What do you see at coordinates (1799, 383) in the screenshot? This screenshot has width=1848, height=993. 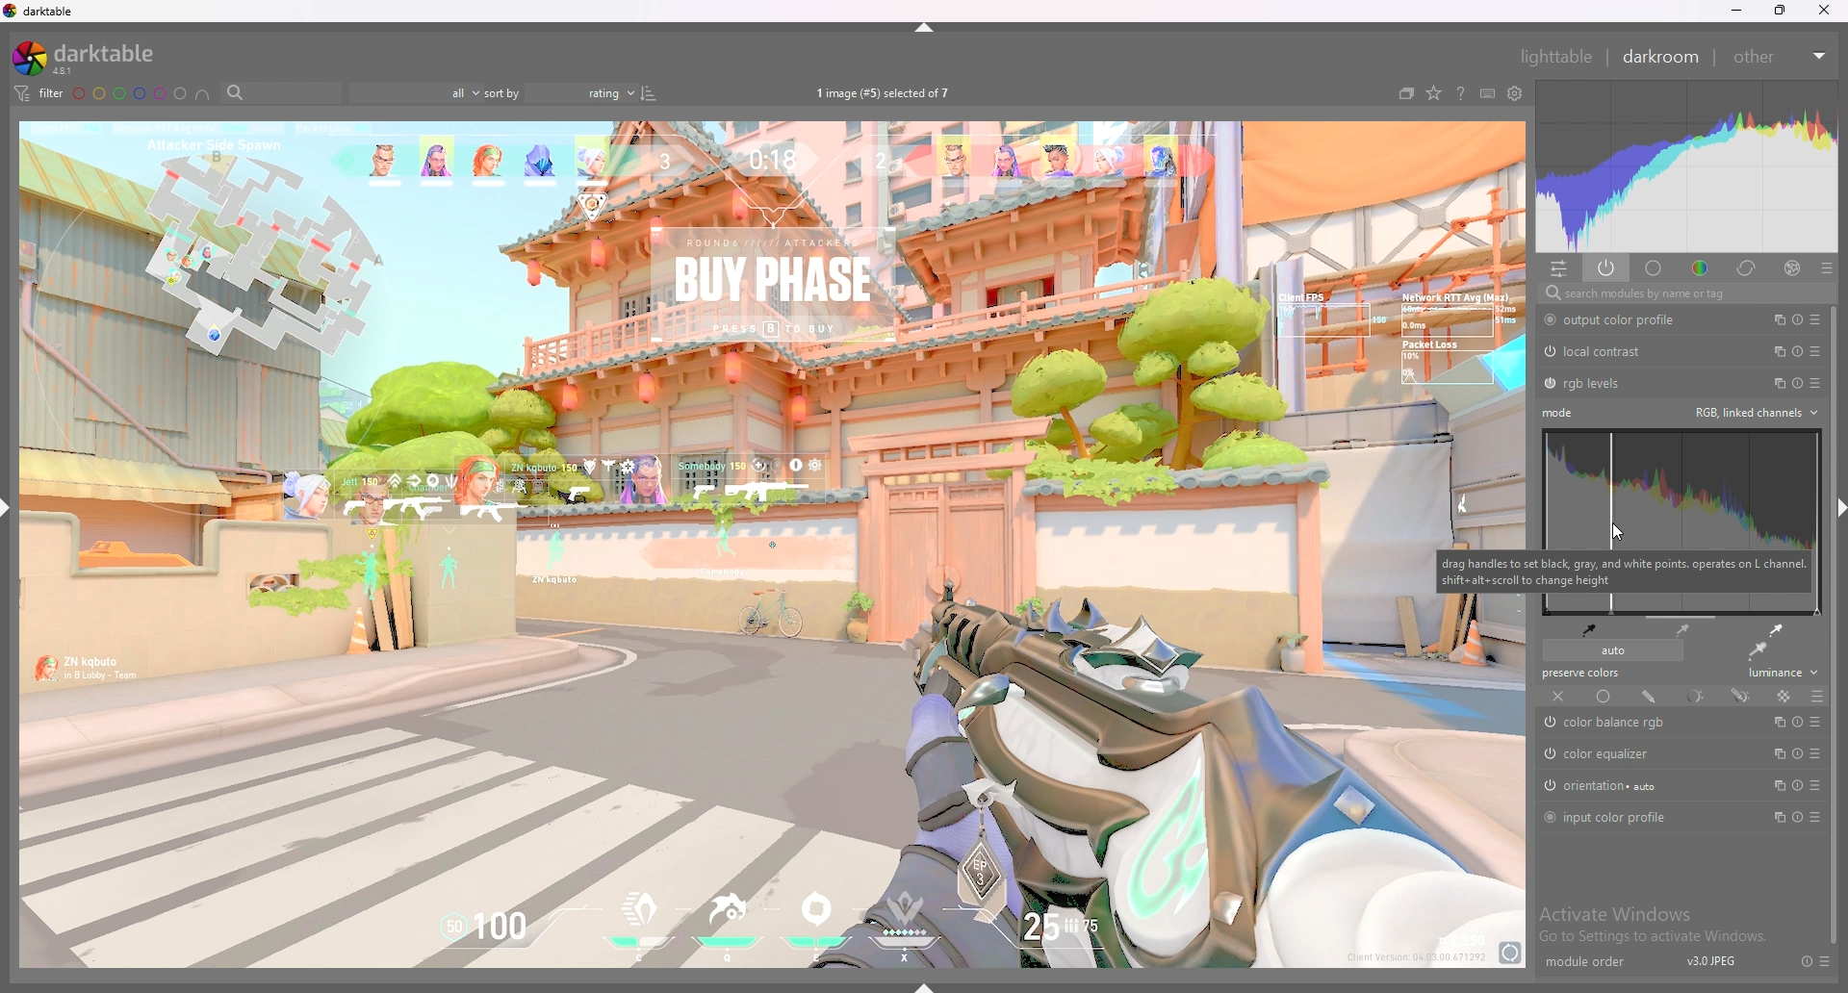 I see `reset` at bounding box center [1799, 383].